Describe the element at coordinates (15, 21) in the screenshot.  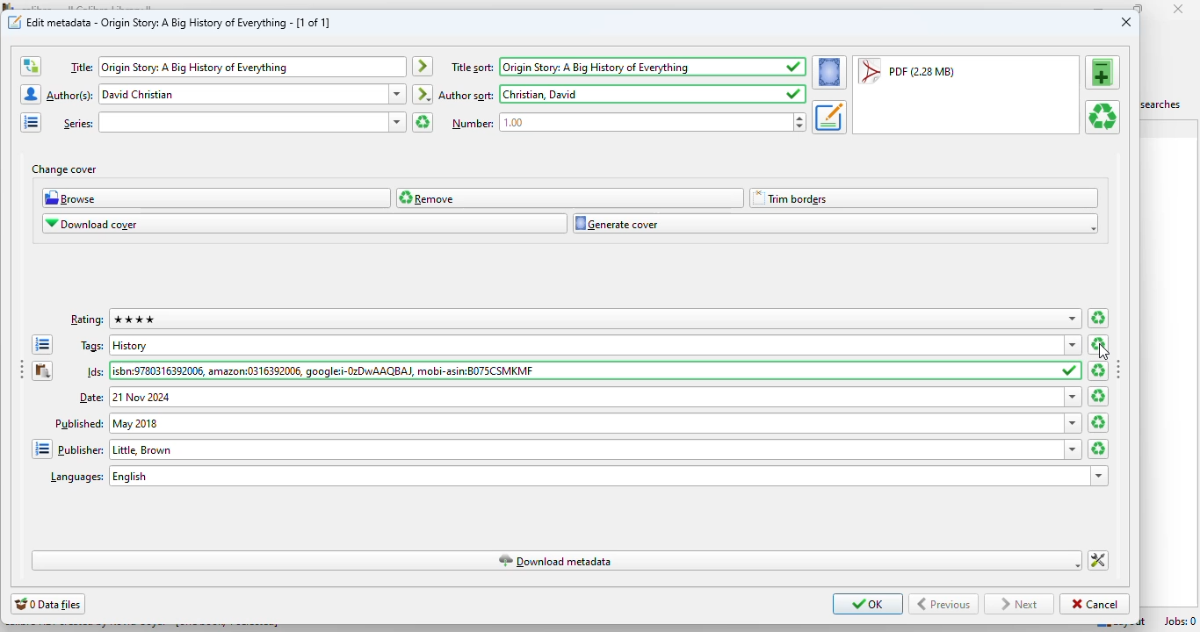
I see `logo` at that location.